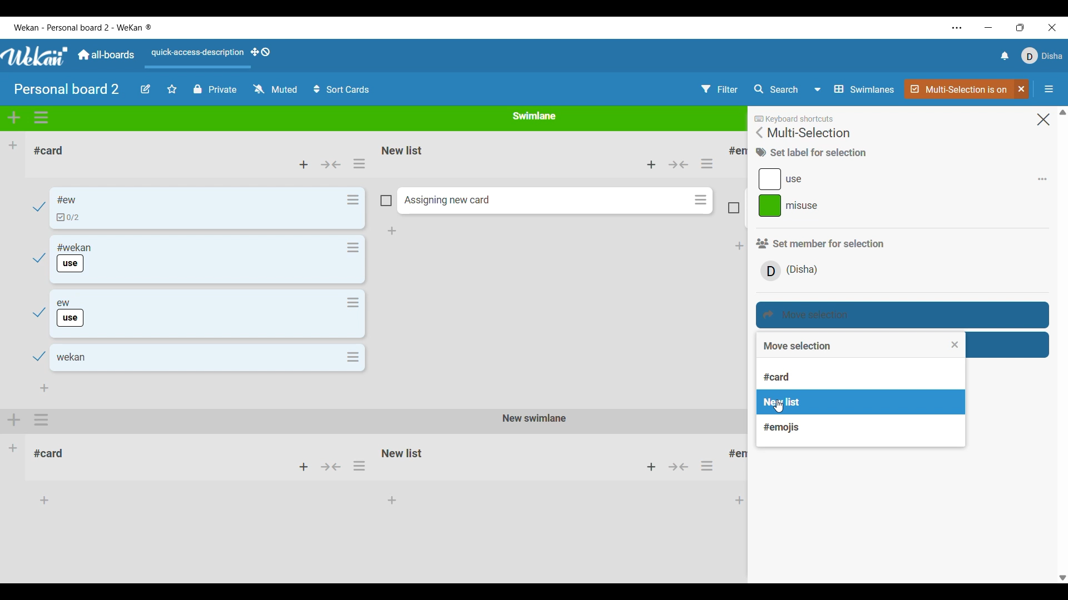 This screenshot has width=1068, height=600. Describe the element at coordinates (700, 199) in the screenshot. I see `Card actions` at that location.